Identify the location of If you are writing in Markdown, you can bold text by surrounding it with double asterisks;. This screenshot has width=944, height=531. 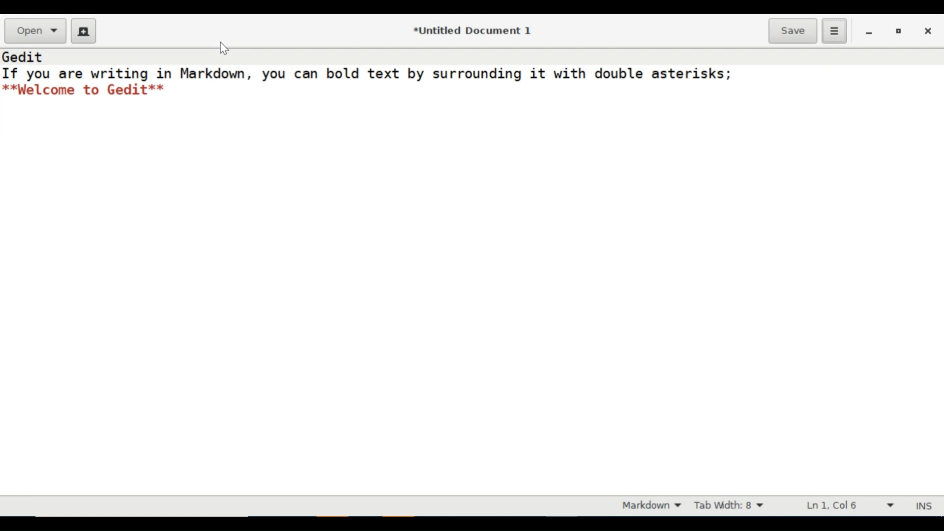
(367, 73).